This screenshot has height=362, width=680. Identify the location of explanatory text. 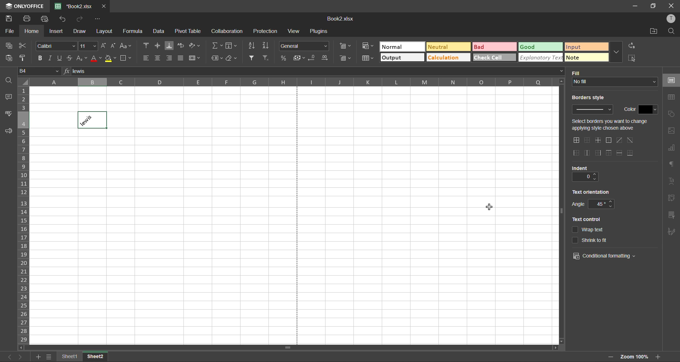
(541, 58).